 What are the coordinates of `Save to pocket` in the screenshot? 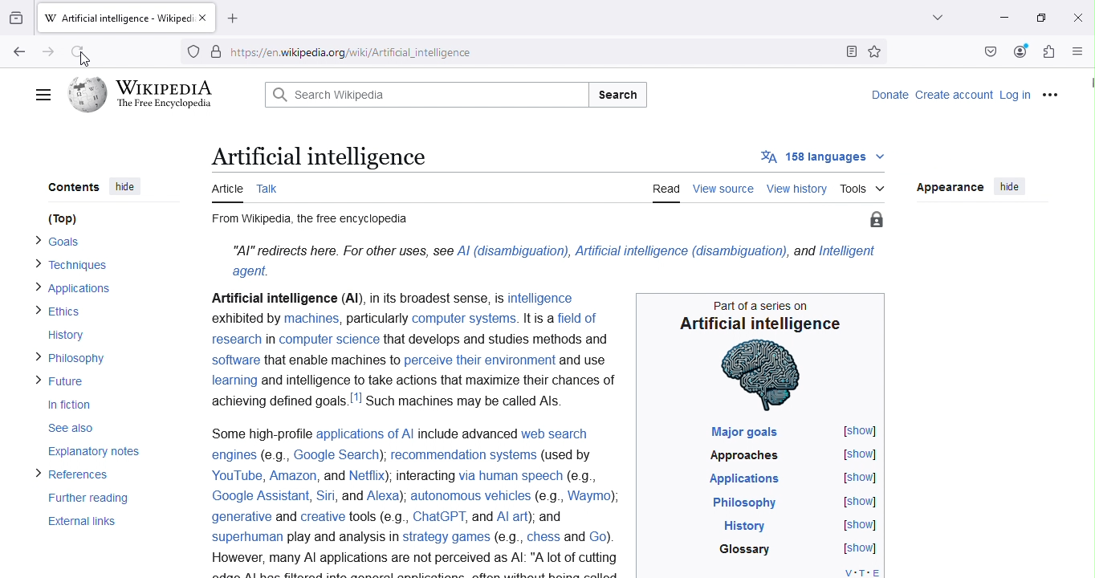 It's located at (988, 52).